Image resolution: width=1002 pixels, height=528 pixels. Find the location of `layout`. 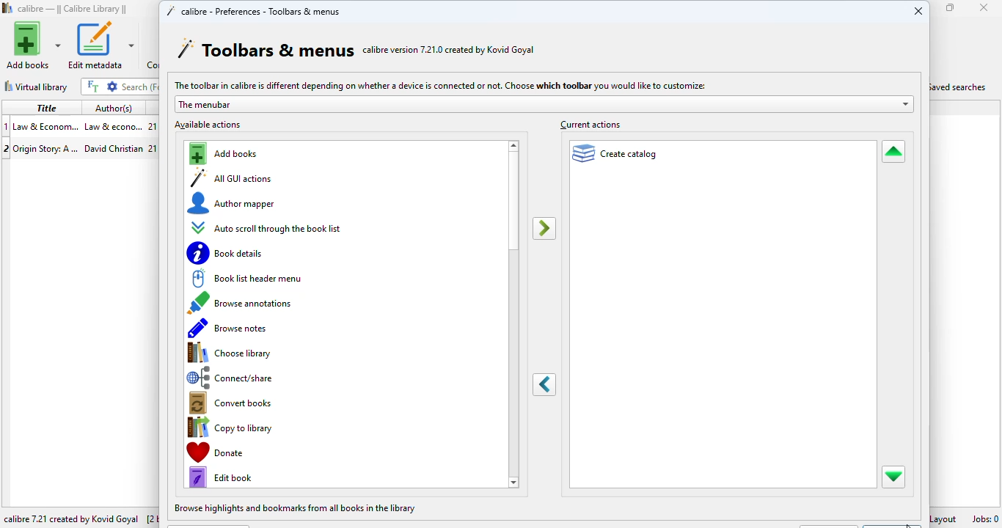

layout is located at coordinates (946, 518).